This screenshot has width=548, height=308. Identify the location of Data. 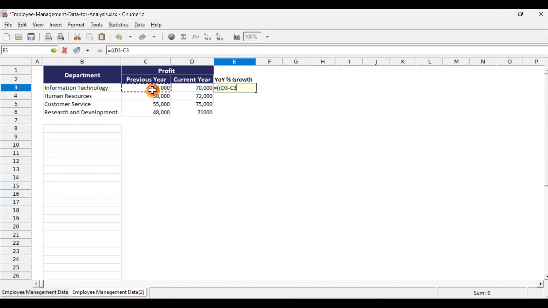
(129, 91).